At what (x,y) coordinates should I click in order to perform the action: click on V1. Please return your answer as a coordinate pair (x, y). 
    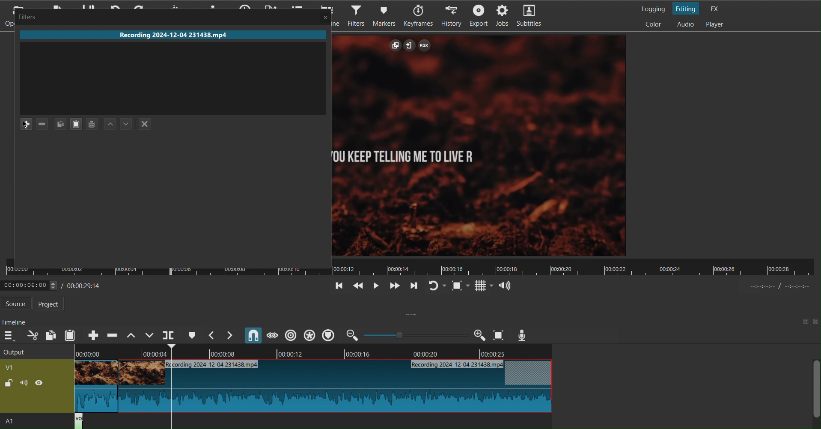
    Looking at the image, I should click on (24, 366).